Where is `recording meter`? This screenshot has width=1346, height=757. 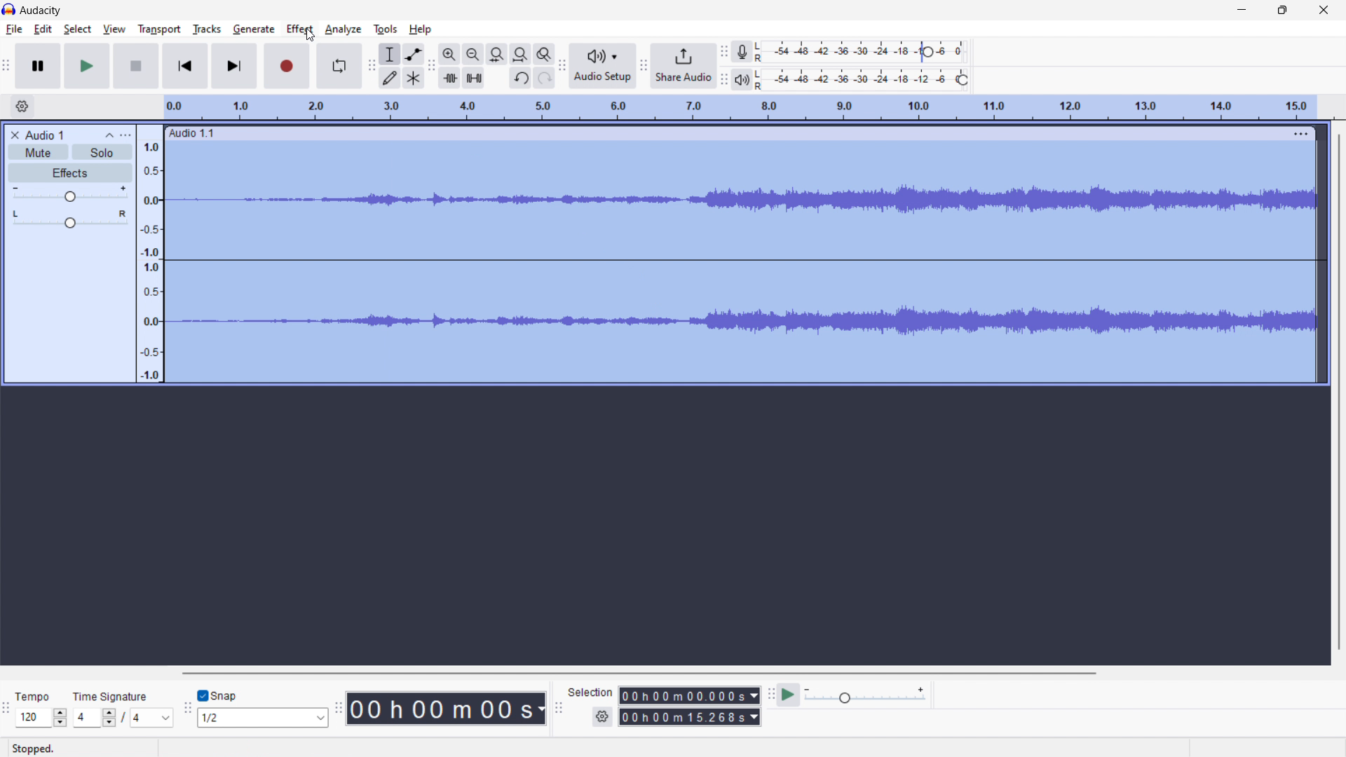 recording meter is located at coordinates (741, 53).